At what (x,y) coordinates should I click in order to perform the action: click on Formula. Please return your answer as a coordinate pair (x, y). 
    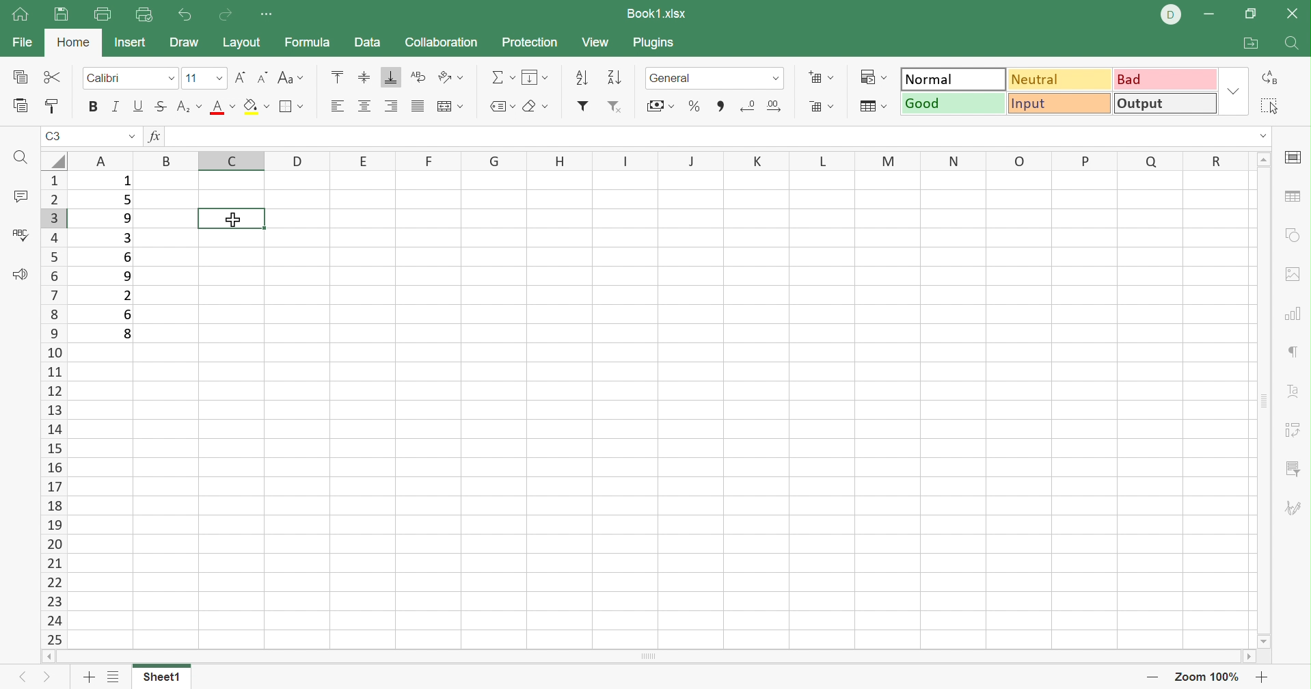
    Looking at the image, I should click on (314, 41).